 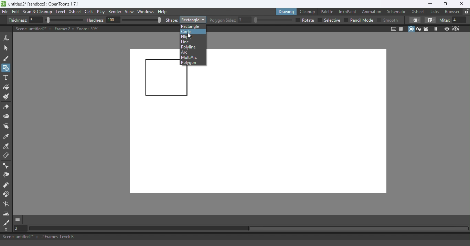 What do you see at coordinates (248, 228) in the screenshot?
I see `Horizontal scroll bar` at bounding box center [248, 228].